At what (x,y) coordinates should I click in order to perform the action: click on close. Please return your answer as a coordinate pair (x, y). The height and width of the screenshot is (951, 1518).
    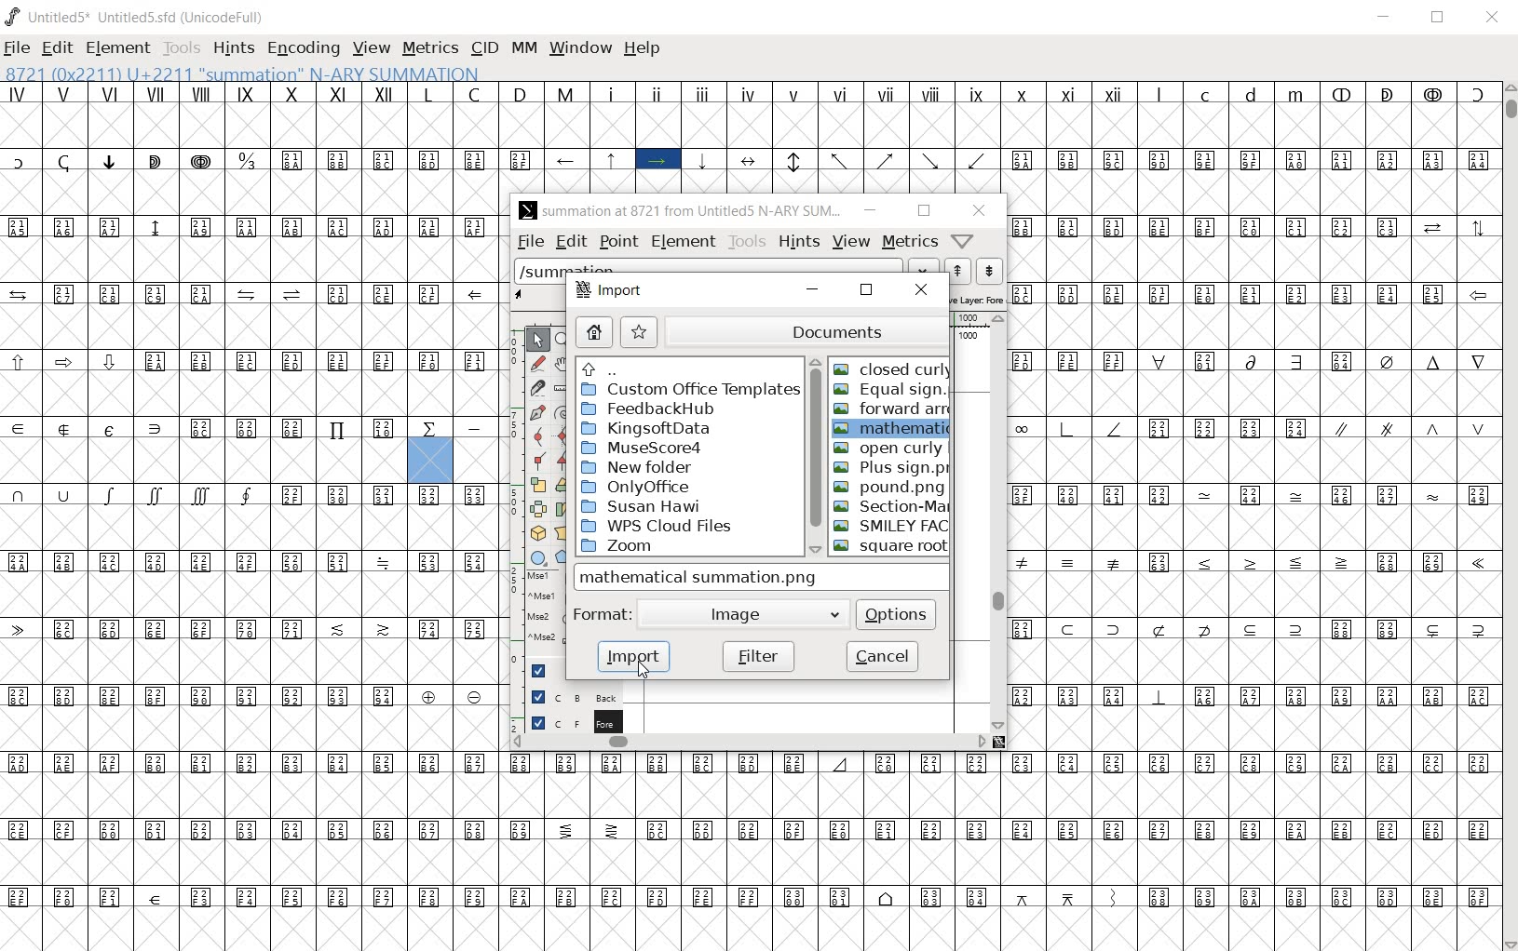
    Looking at the image, I should click on (978, 210).